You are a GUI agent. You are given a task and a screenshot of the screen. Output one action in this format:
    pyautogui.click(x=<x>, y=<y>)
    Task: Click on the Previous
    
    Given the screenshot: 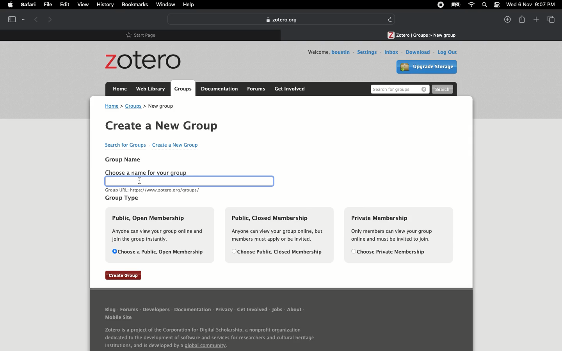 What is the action you would take?
    pyautogui.click(x=37, y=19)
    